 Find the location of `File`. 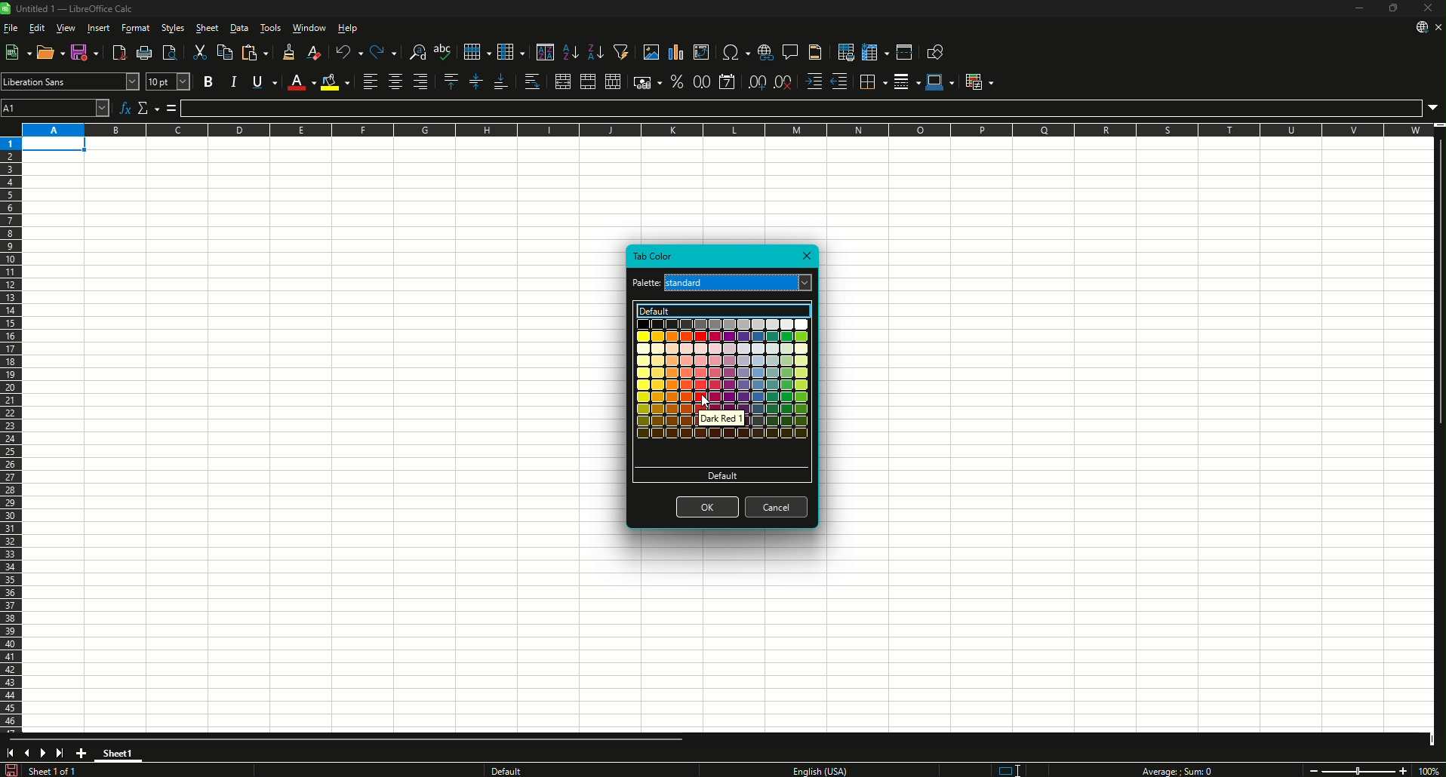

File is located at coordinates (11, 28).